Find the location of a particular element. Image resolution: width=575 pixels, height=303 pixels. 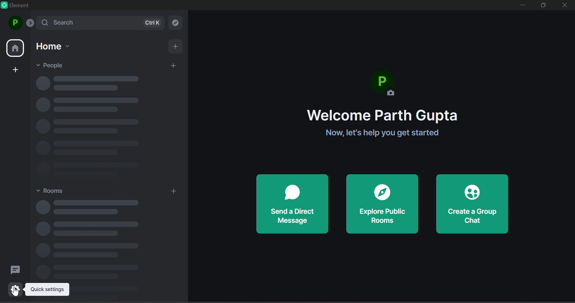

add is located at coordinates (177, 47).